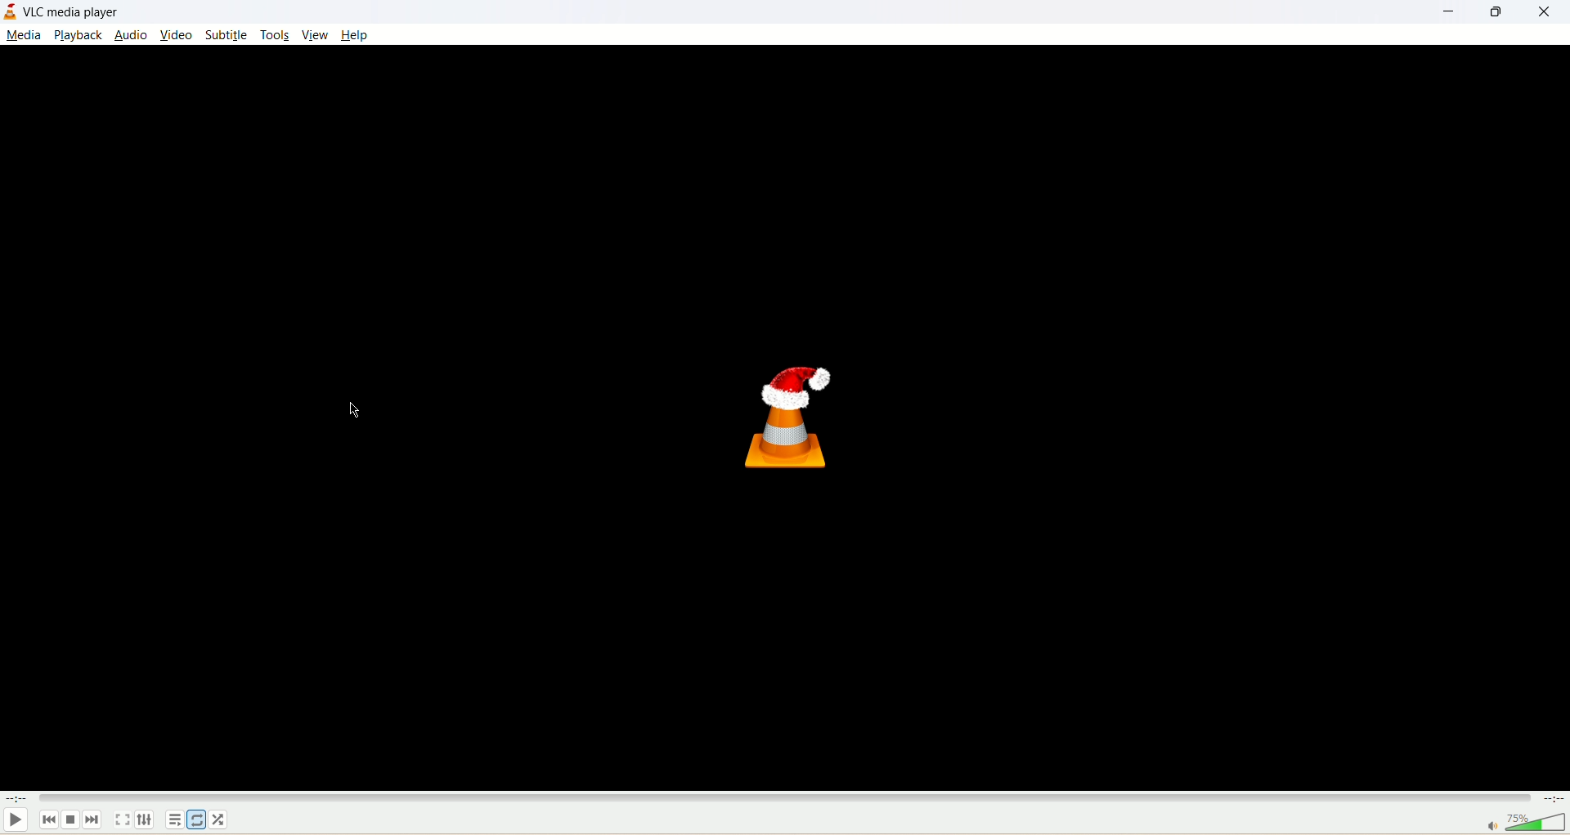 The width and height of the screenshot is (1570, 835). I want to click on subtitle, so click(227, 35).